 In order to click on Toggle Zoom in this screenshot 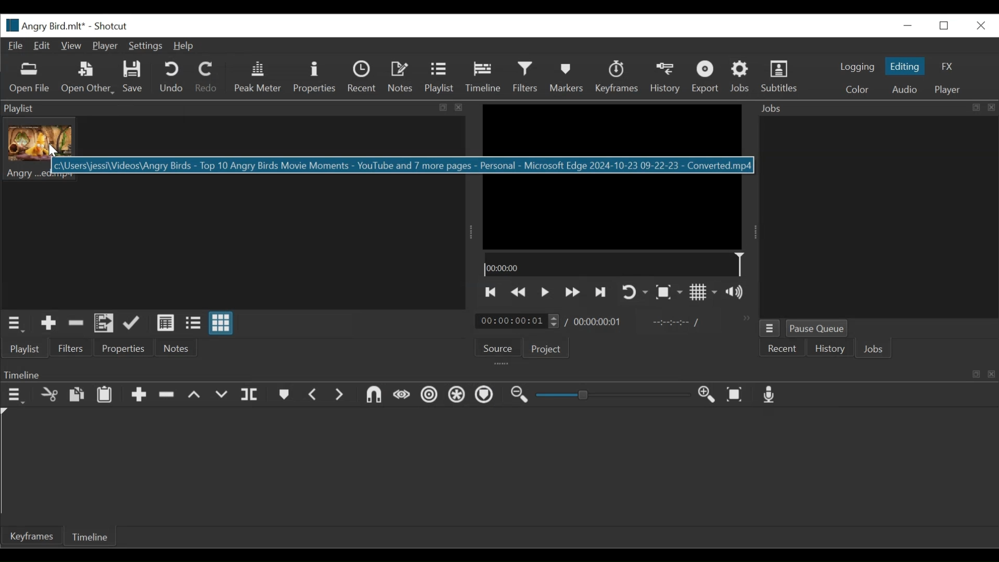, I will do `click(668, 292)`.